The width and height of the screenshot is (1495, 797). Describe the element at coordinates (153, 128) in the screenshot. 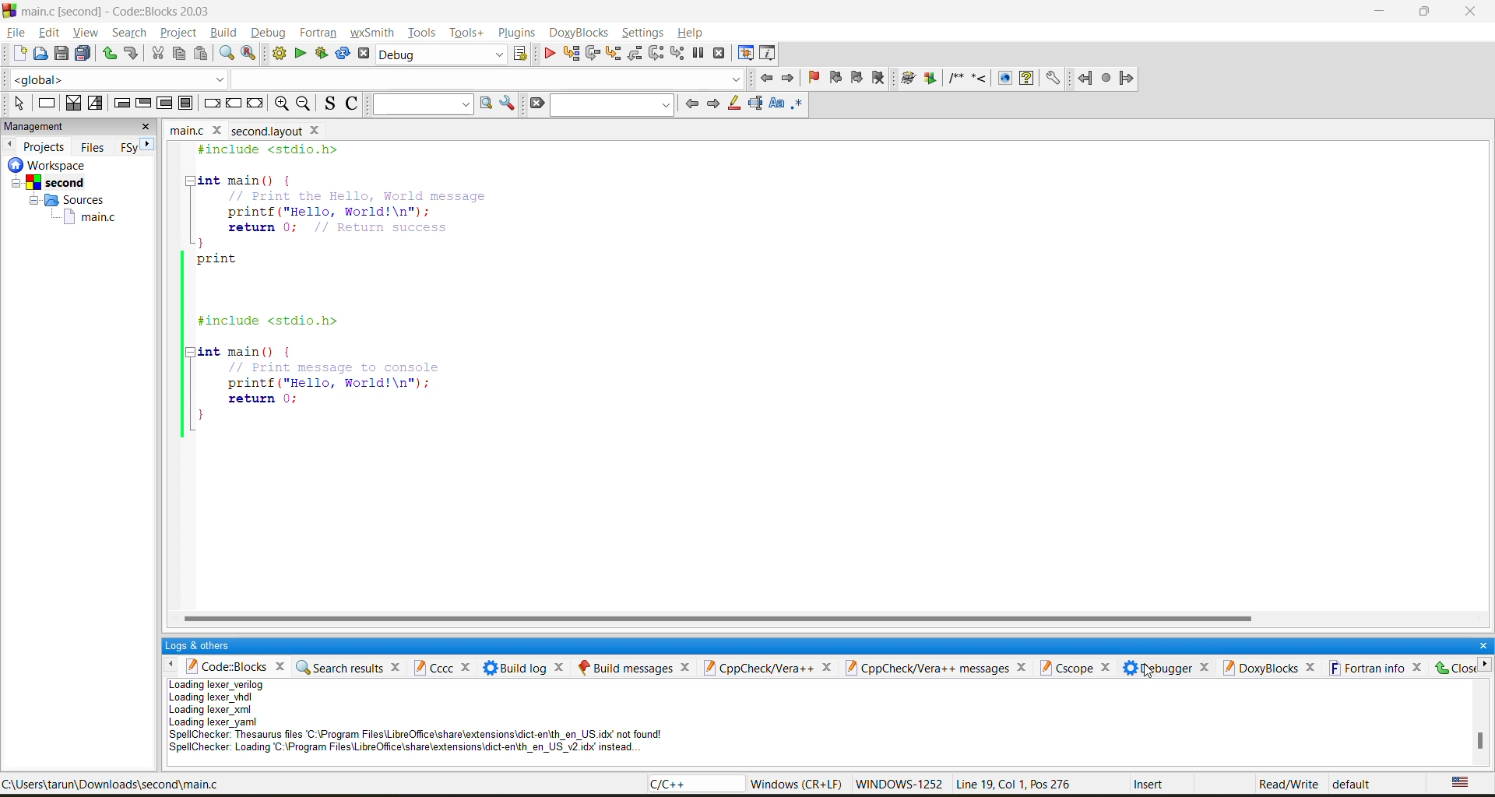

I see `close` at that location.